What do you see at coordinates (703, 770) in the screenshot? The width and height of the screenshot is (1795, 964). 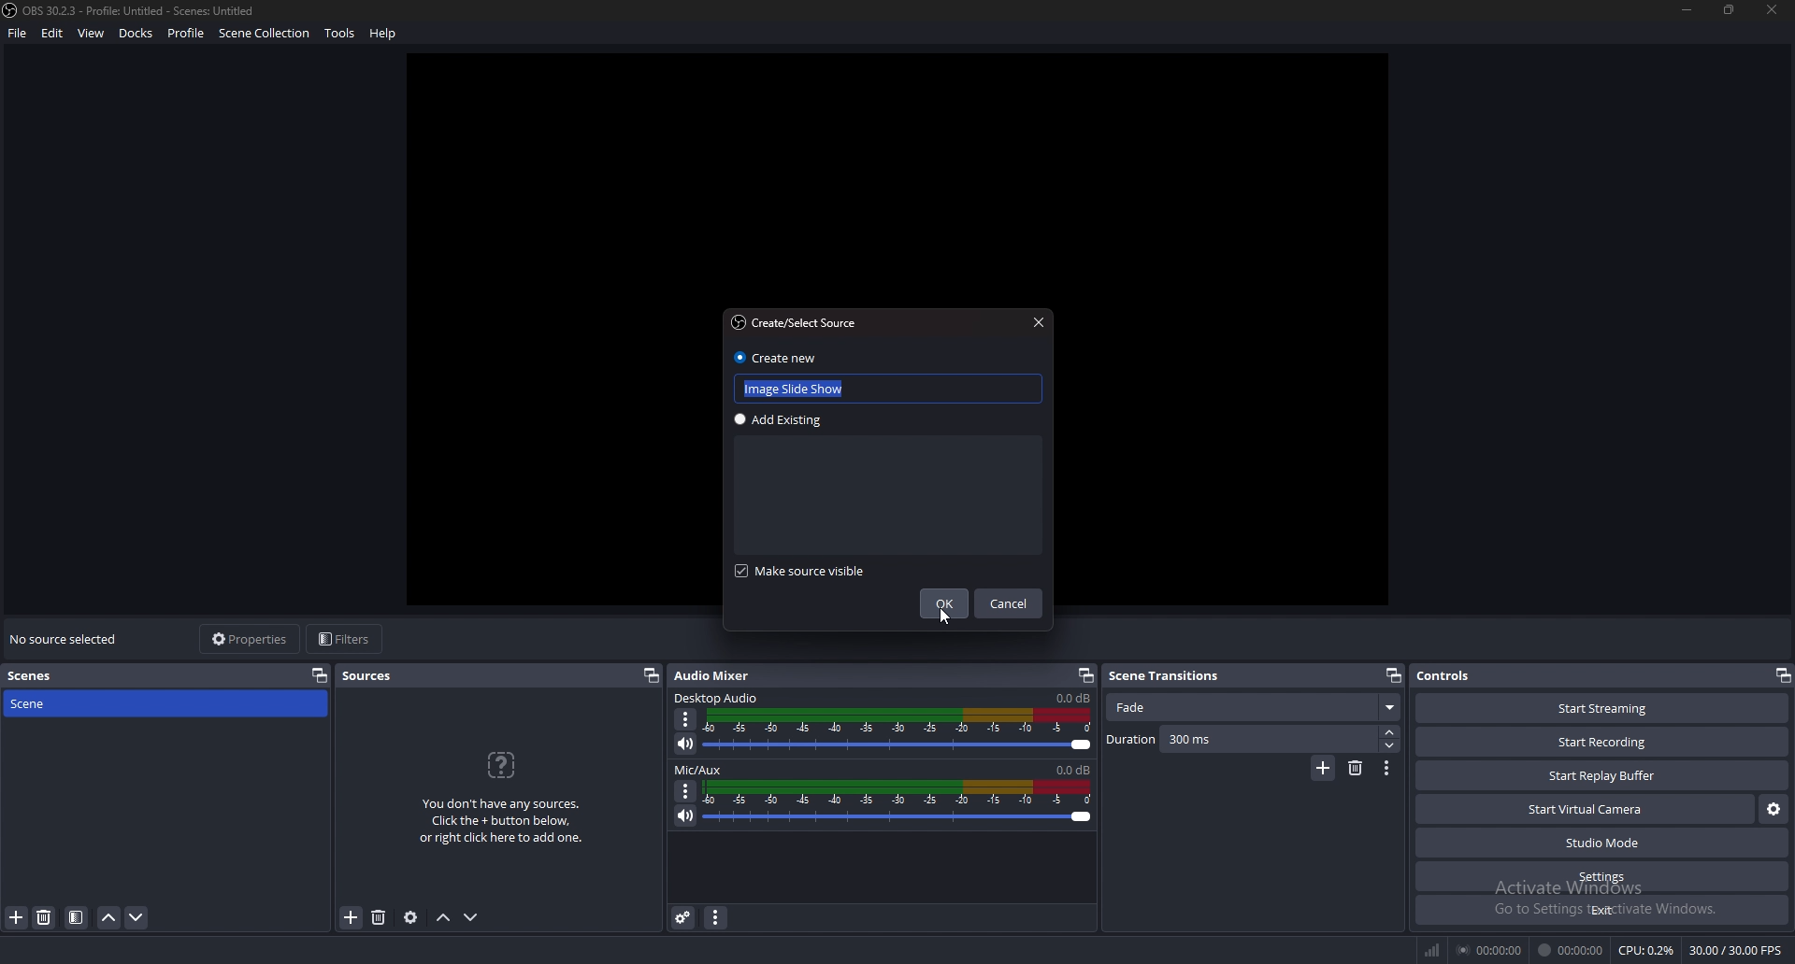 I see `mic/aux` at bounding box center [703, 770].